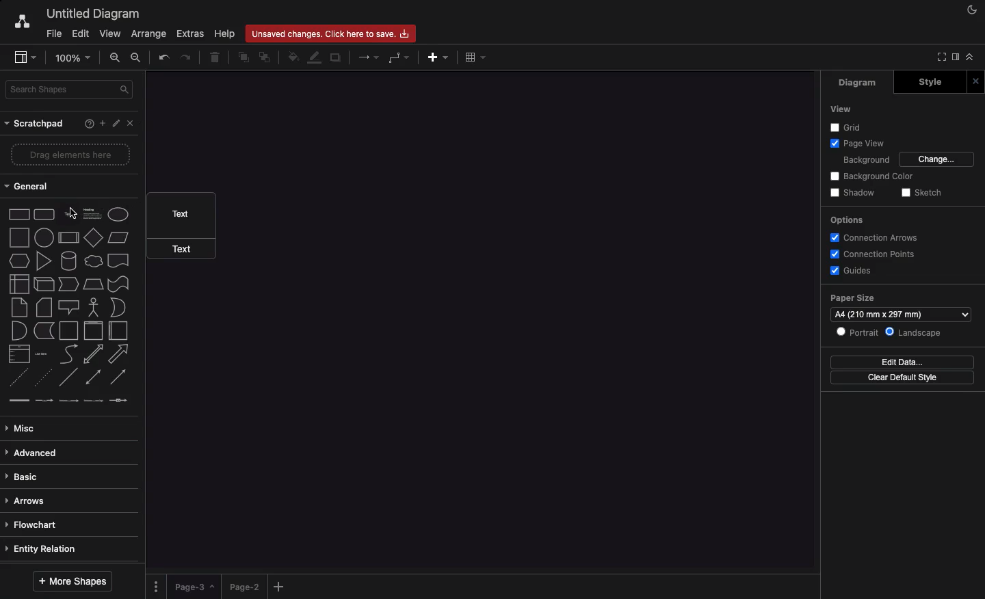 This screenshot has width=985, height=599. I want to click on Scratchpad, so click(36, 124).